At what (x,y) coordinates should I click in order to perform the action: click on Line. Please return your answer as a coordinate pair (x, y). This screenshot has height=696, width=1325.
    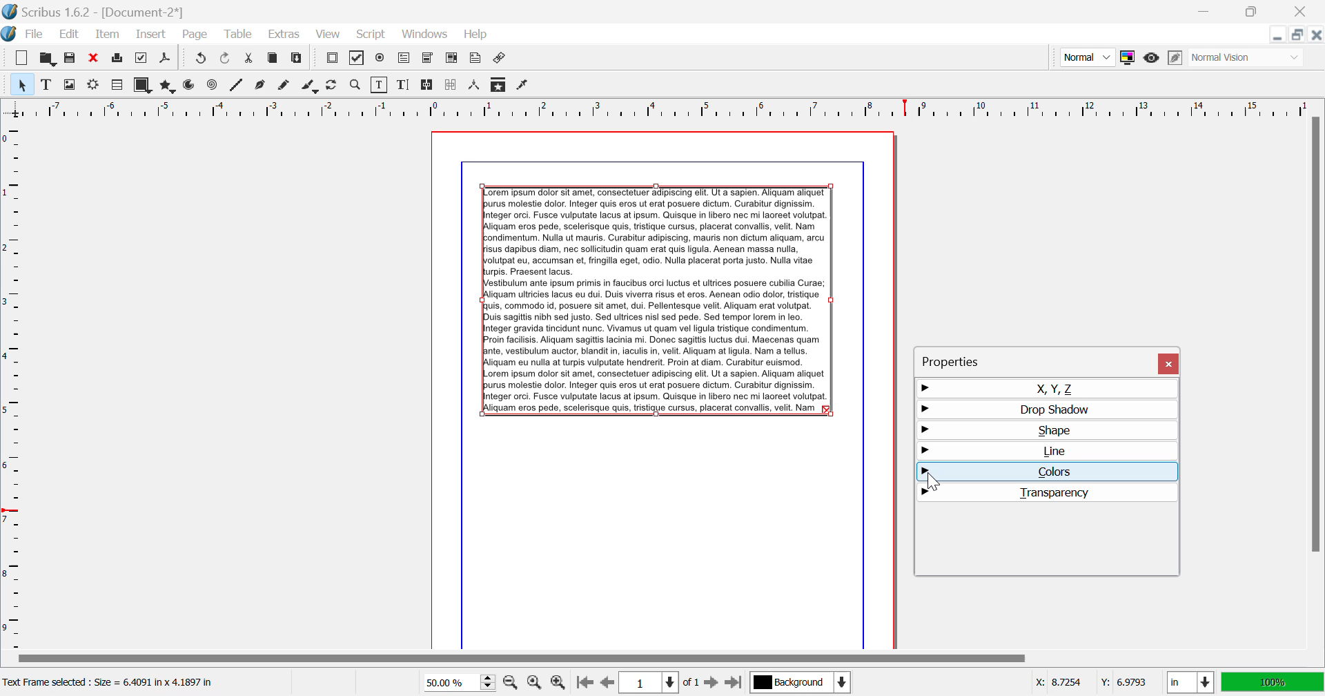
    Looking at the image, I should click on (1048, 454).